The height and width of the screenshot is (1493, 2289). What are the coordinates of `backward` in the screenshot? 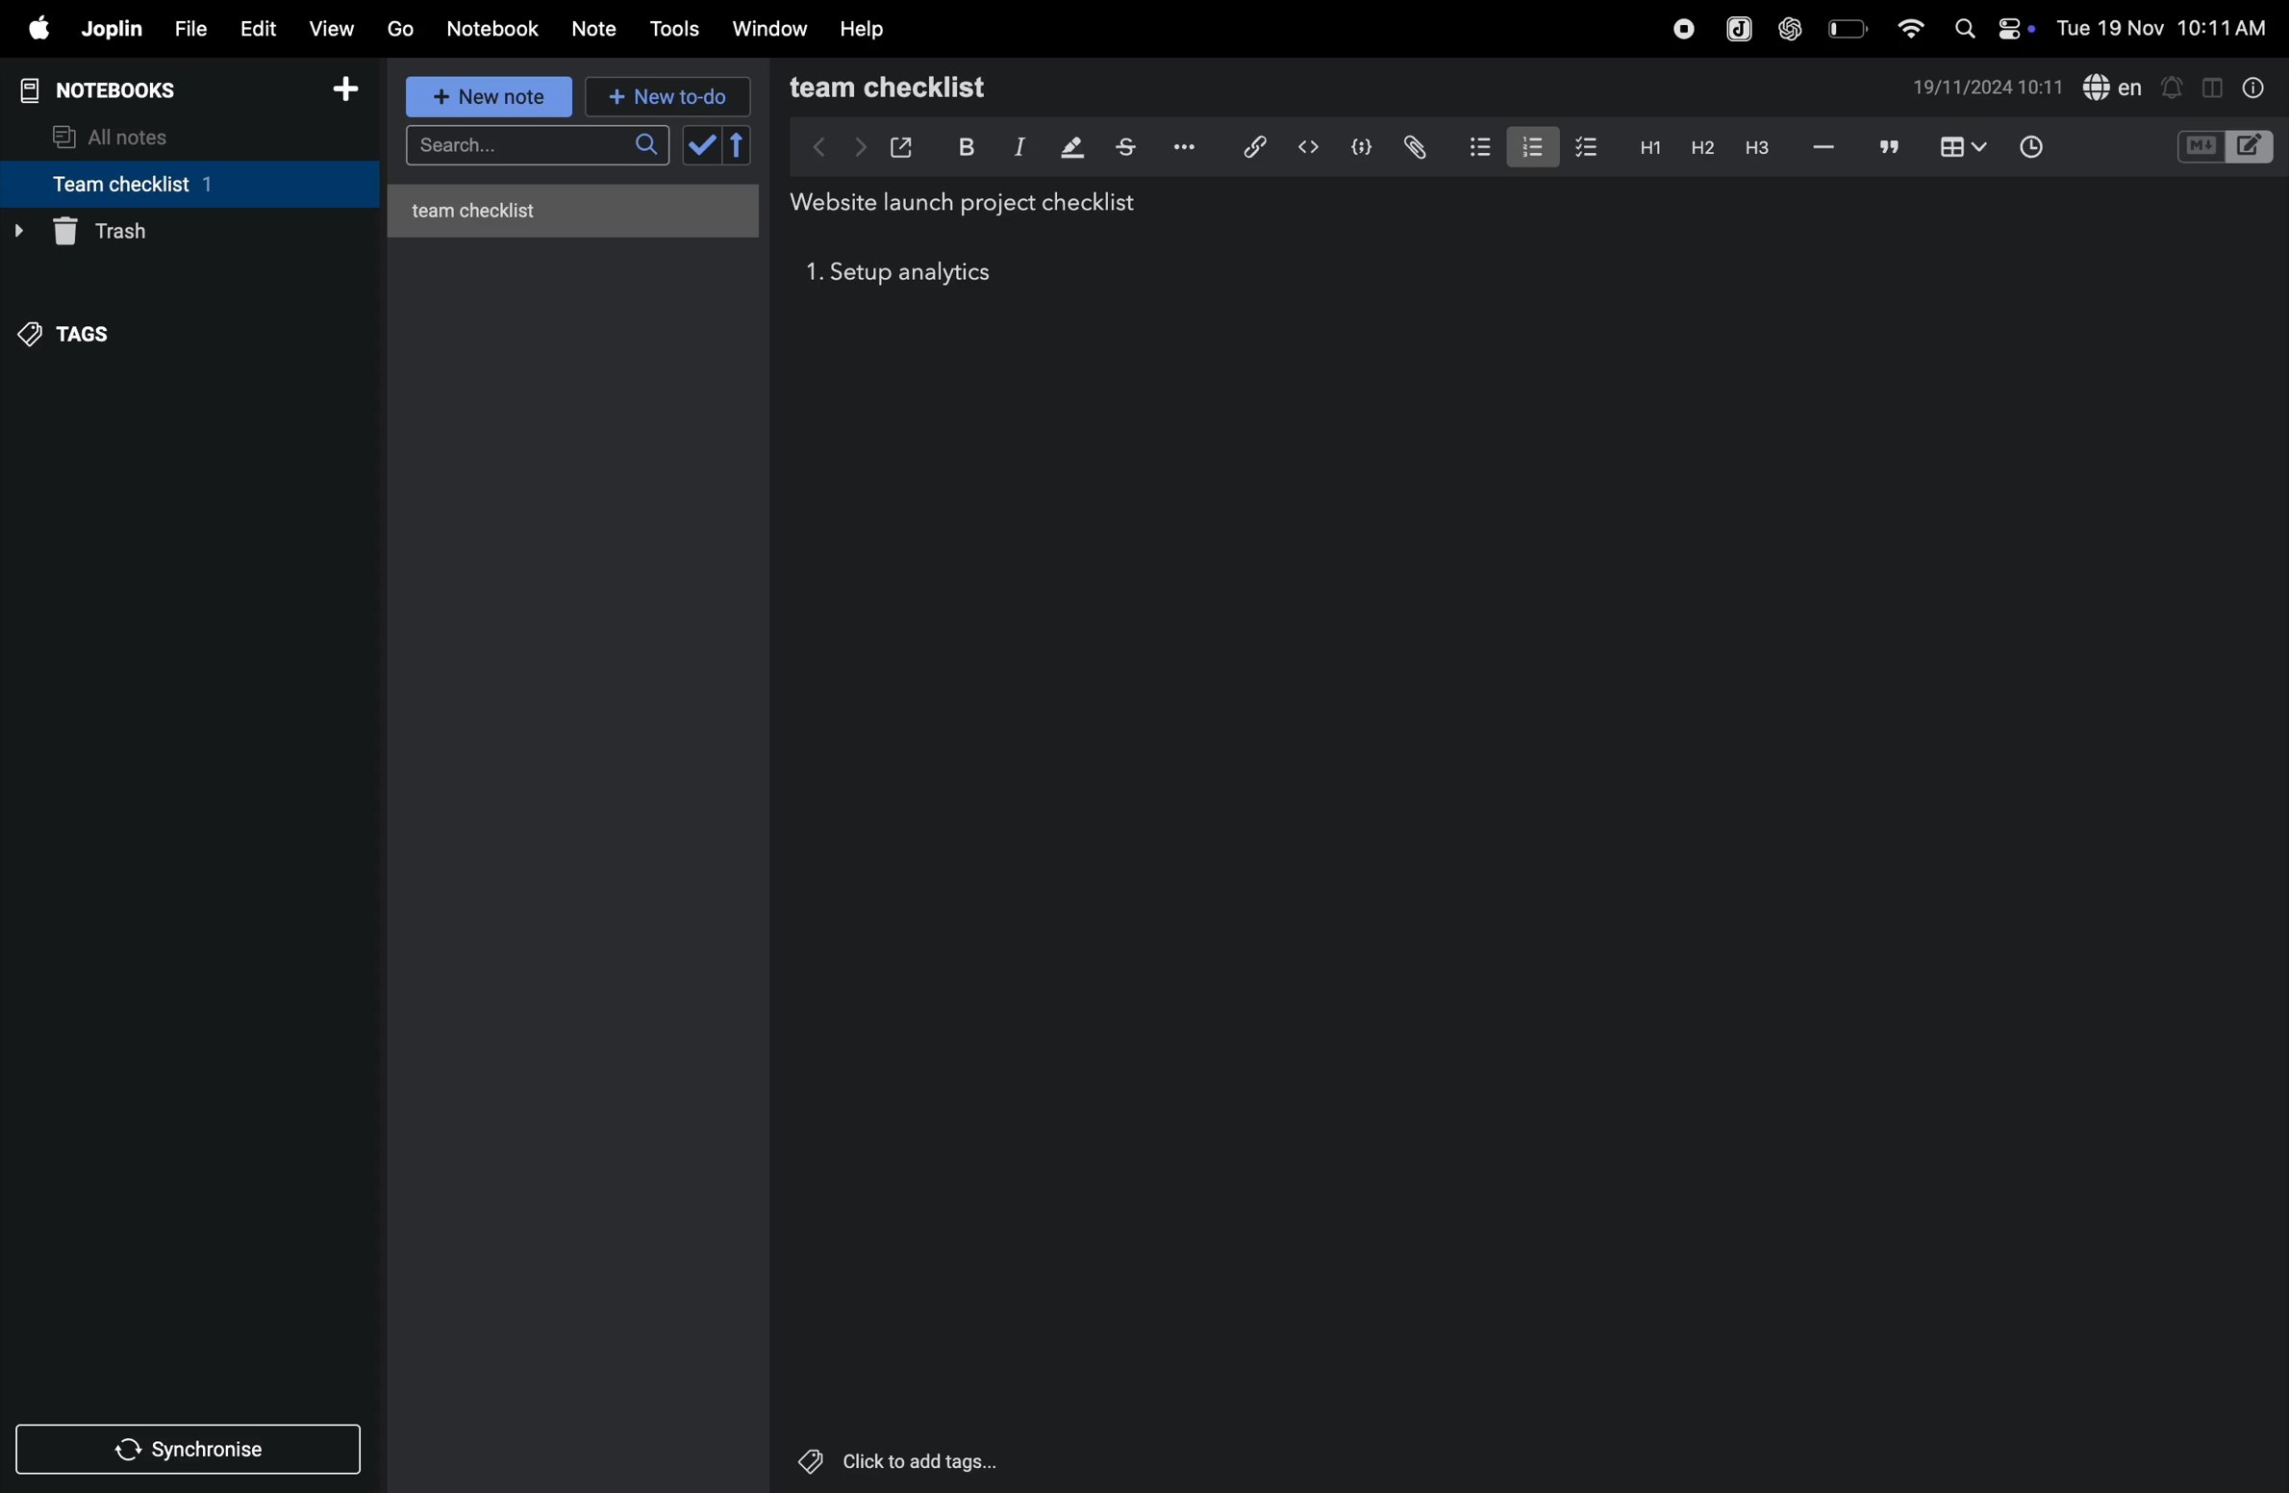 It's located at (809, 146).